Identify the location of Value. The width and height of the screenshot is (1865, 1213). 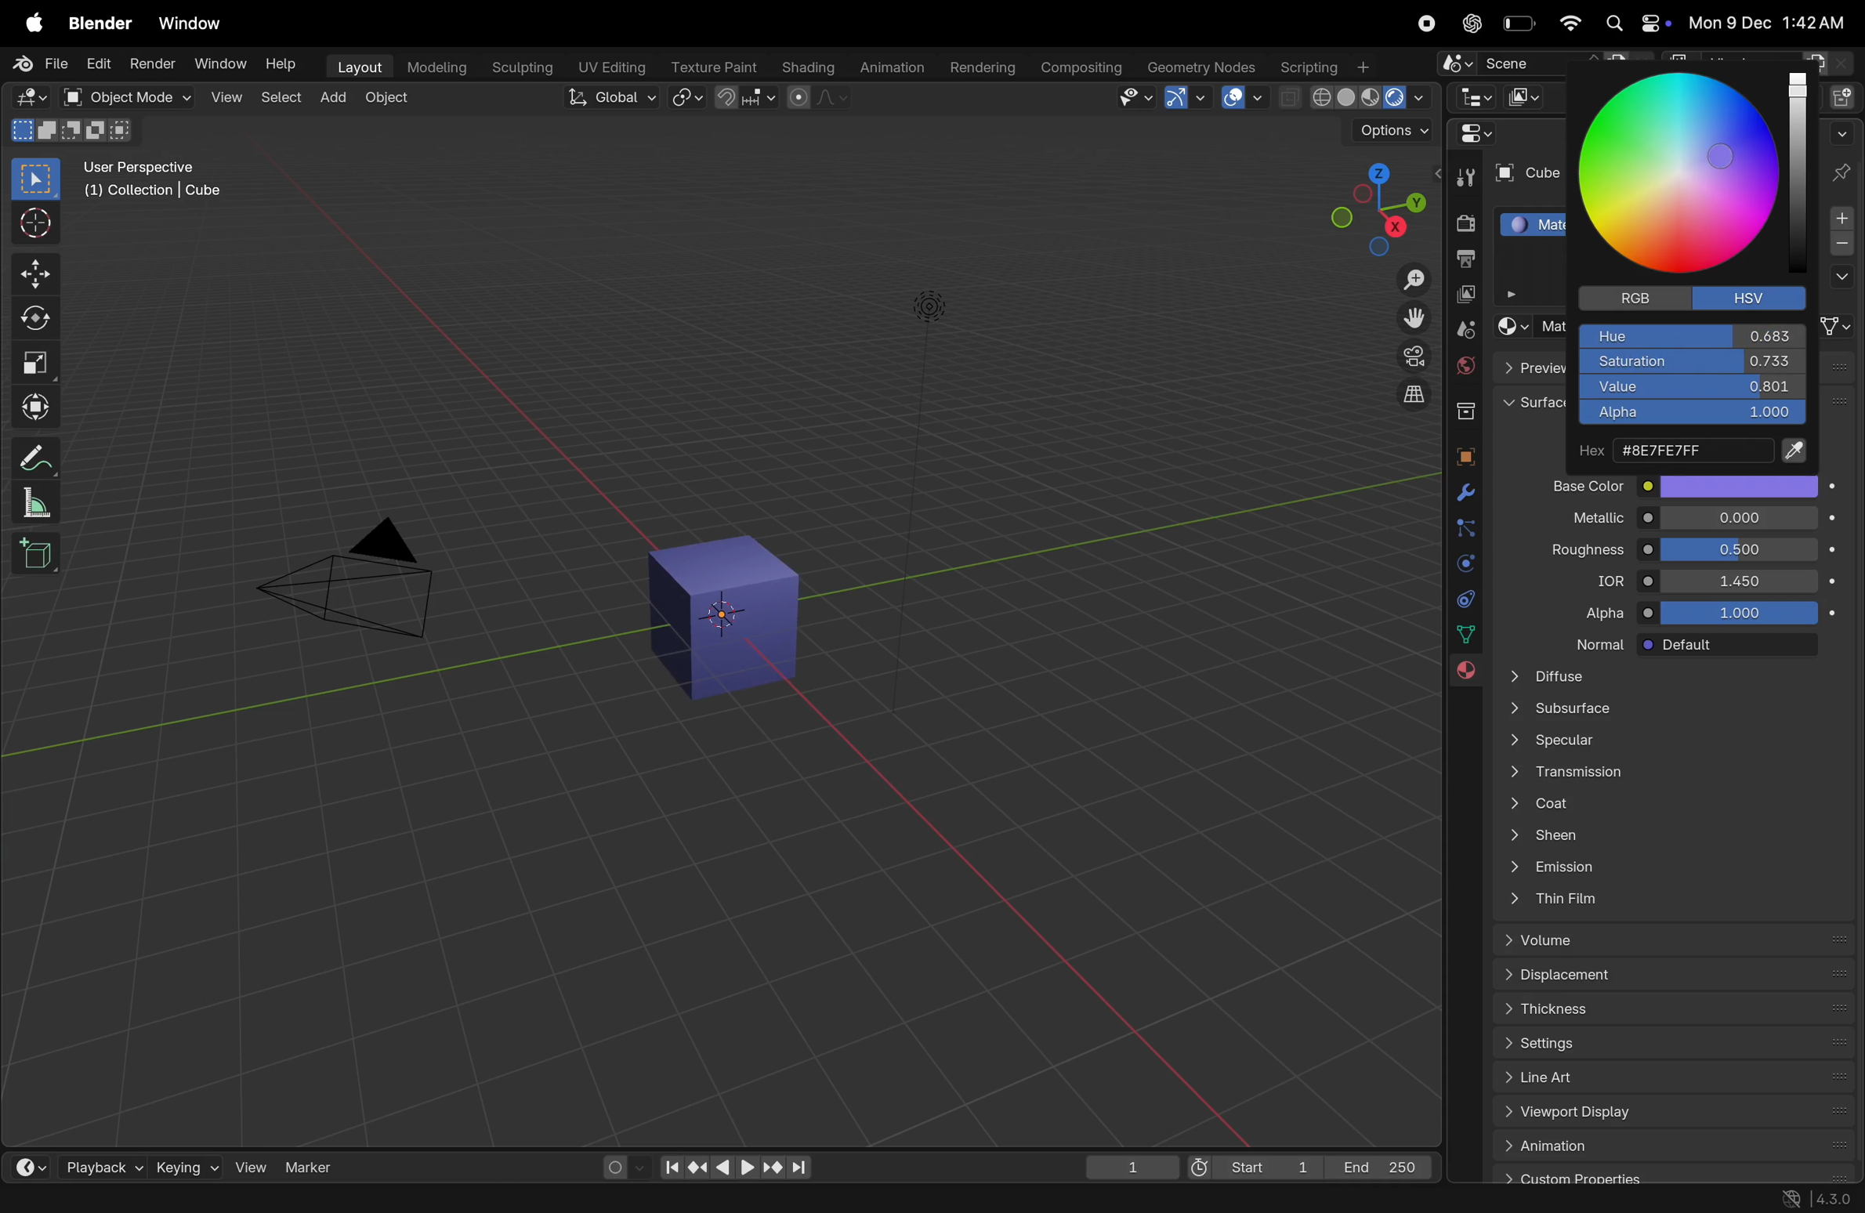
(1692, 388).